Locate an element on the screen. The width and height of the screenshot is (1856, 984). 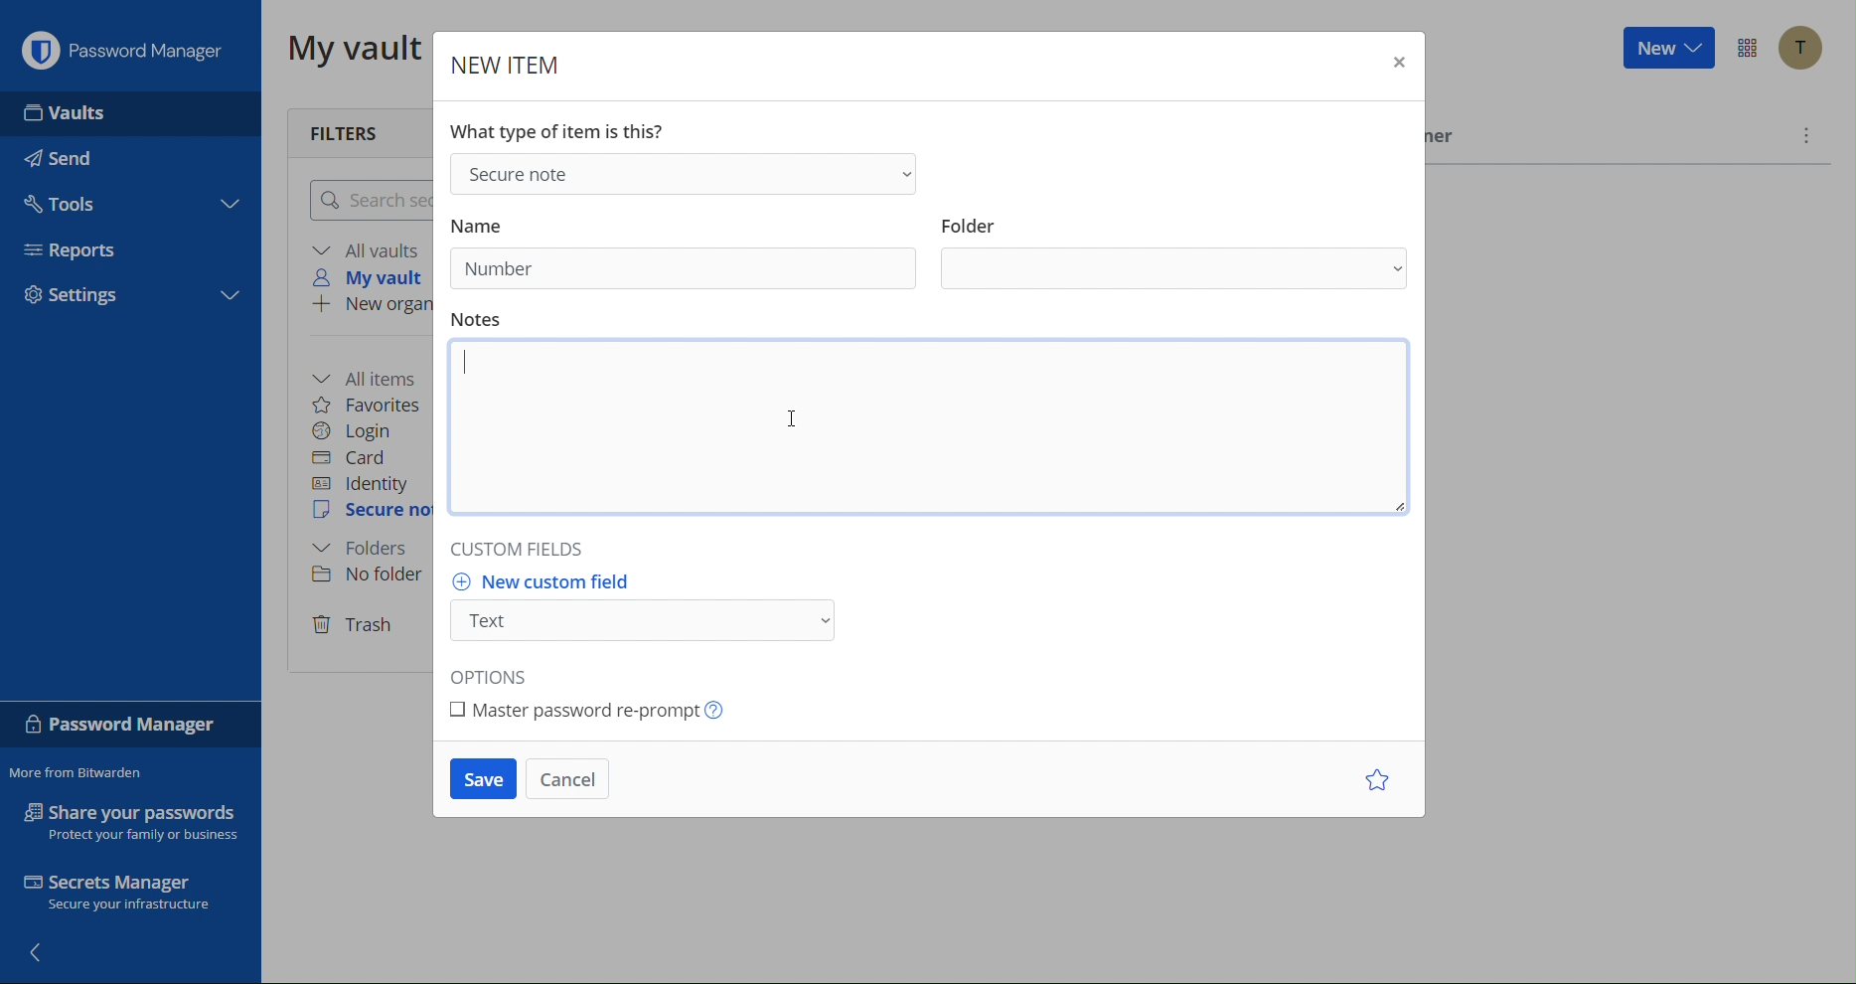
My vault is located at coordinates (376, 279).